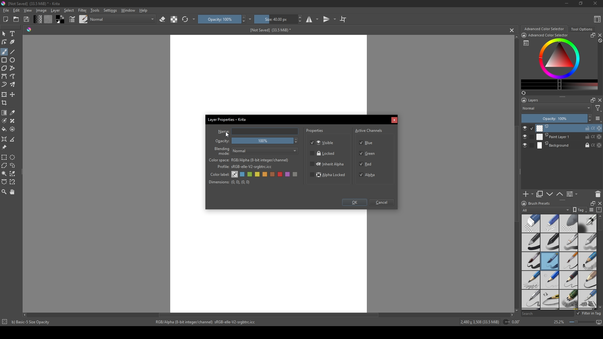 The width and height of the screenshot is (603, 339). What do you see at coordinates (589, 121) in the screenshot?
I see `decrease` at bounding box center [589, 121].